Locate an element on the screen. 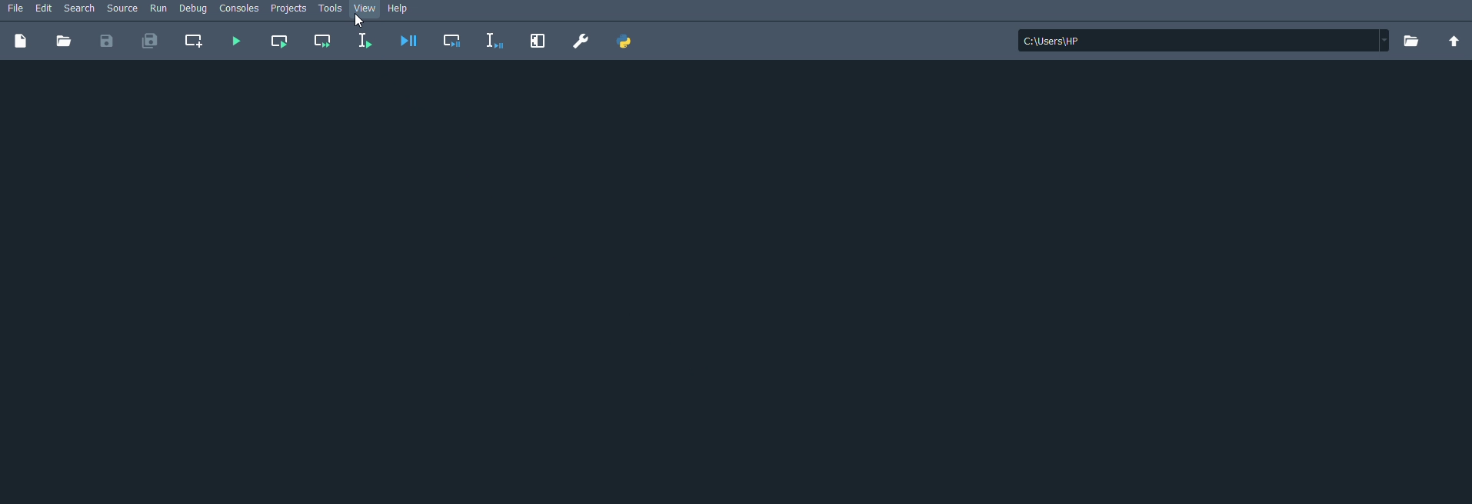  Run file is located at coordinates (235, 41).